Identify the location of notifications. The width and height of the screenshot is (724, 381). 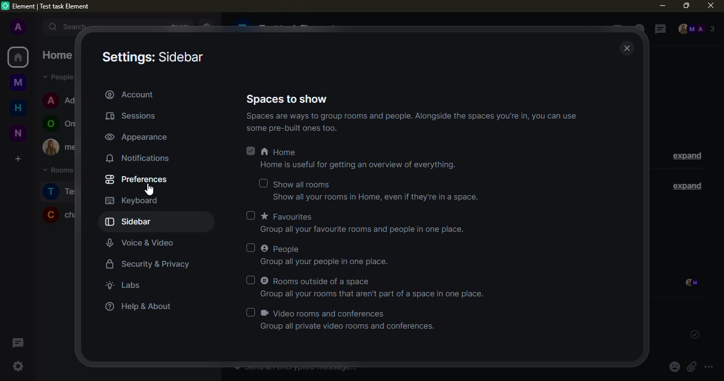
(139, 158).